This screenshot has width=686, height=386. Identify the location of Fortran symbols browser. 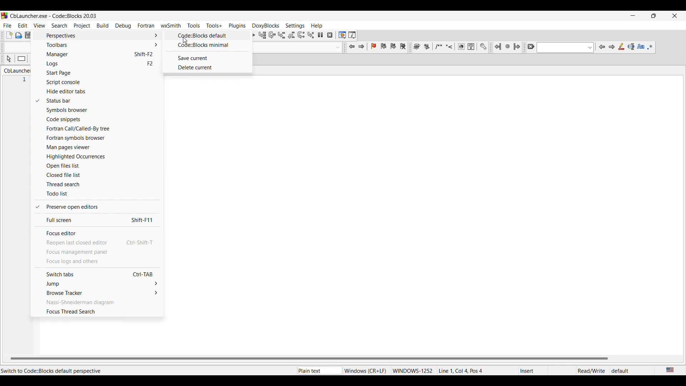
(103, 138).